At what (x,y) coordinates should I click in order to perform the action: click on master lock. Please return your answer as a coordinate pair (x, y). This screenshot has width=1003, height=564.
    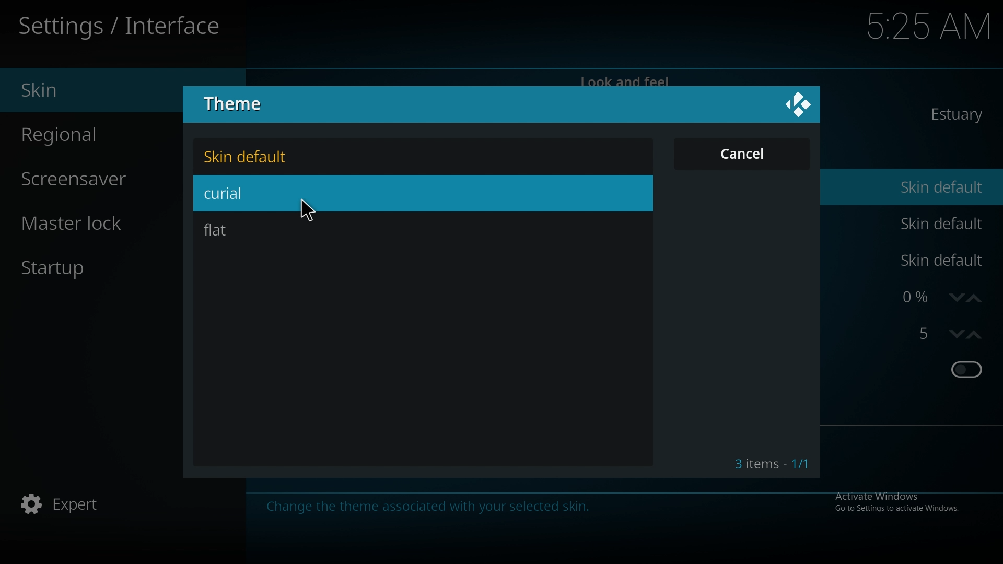
    Looking at the image, I should click on (96, 223).